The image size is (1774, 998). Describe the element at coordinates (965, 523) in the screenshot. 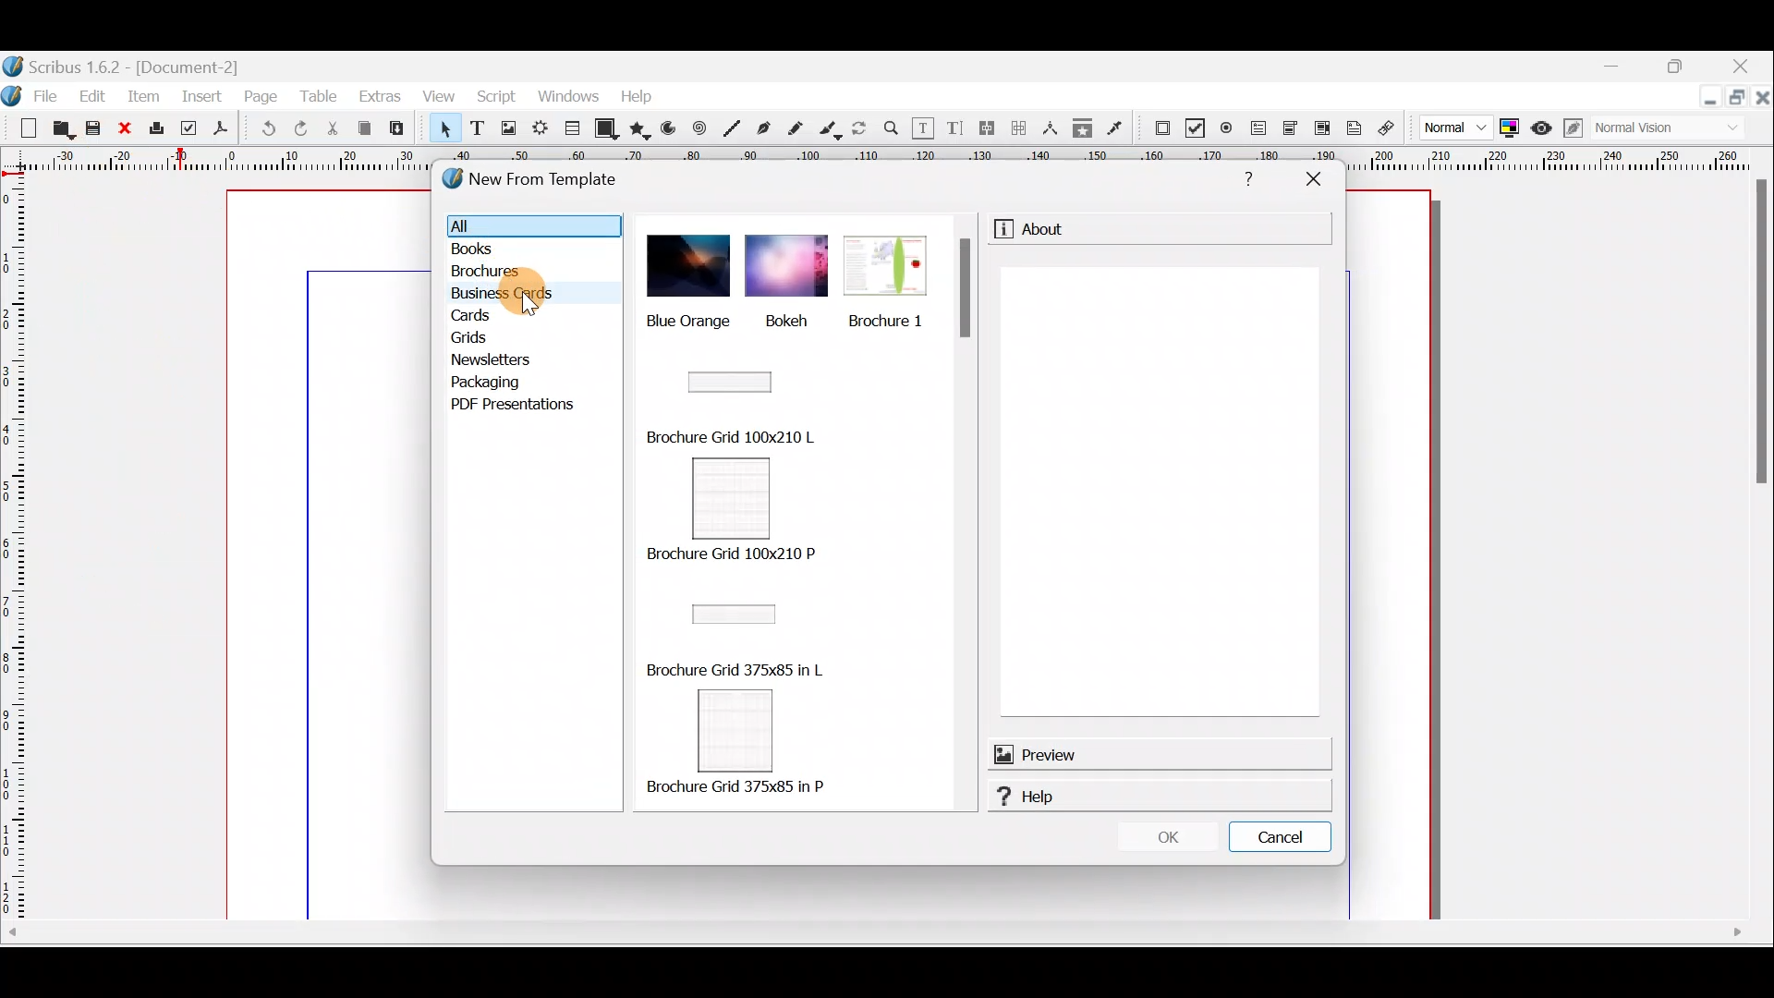

I see `Scroll bar` at that location.